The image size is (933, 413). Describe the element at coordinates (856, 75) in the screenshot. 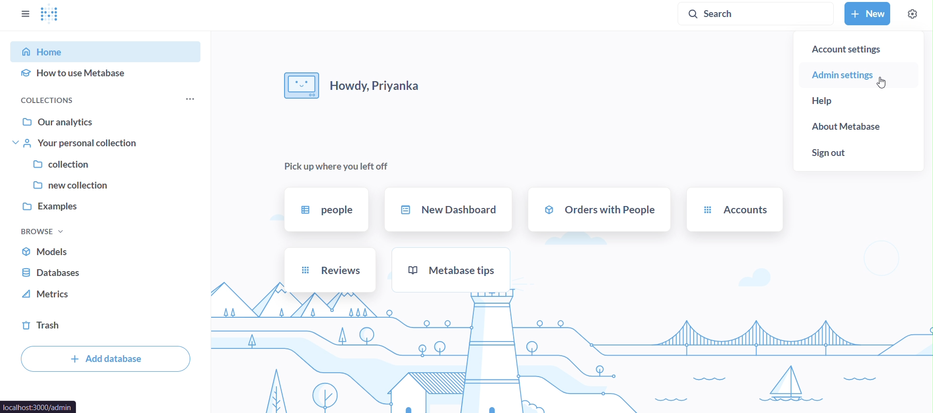

I see `Admin settings ` at that location.